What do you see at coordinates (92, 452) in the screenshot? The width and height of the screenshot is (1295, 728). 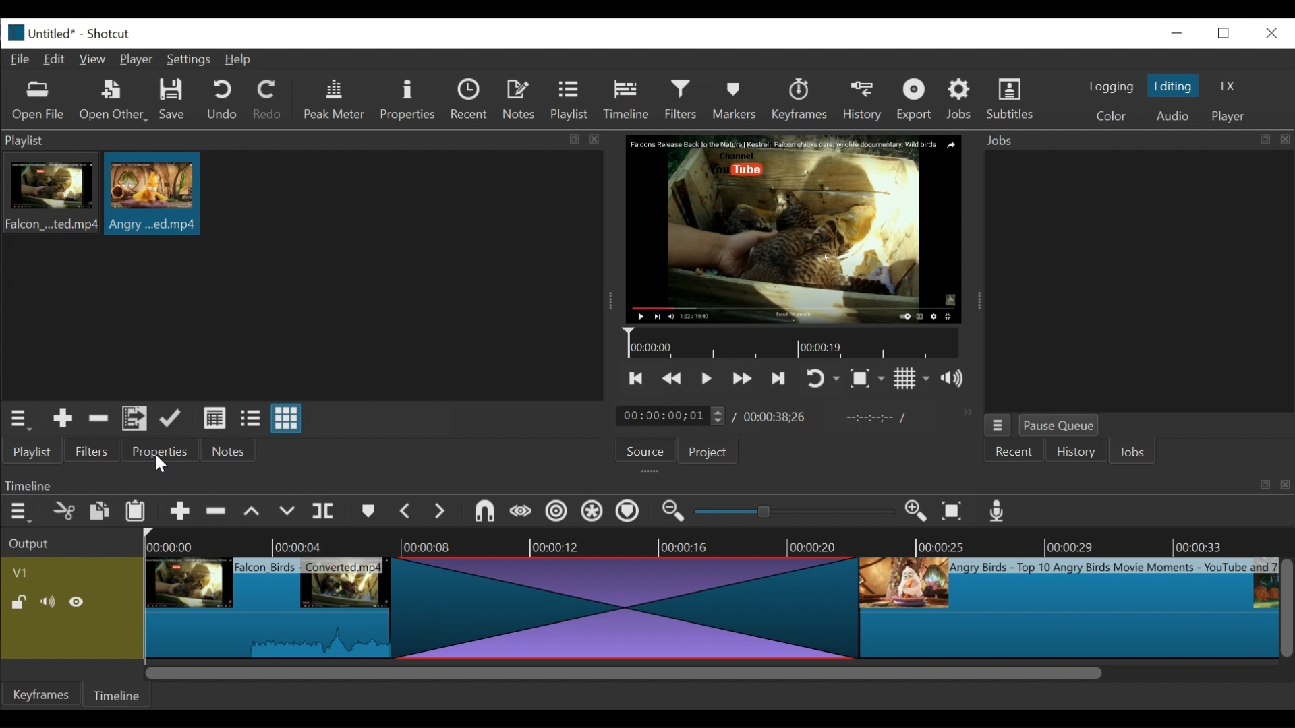 I see `Filters` at bounding box center [92, 452].